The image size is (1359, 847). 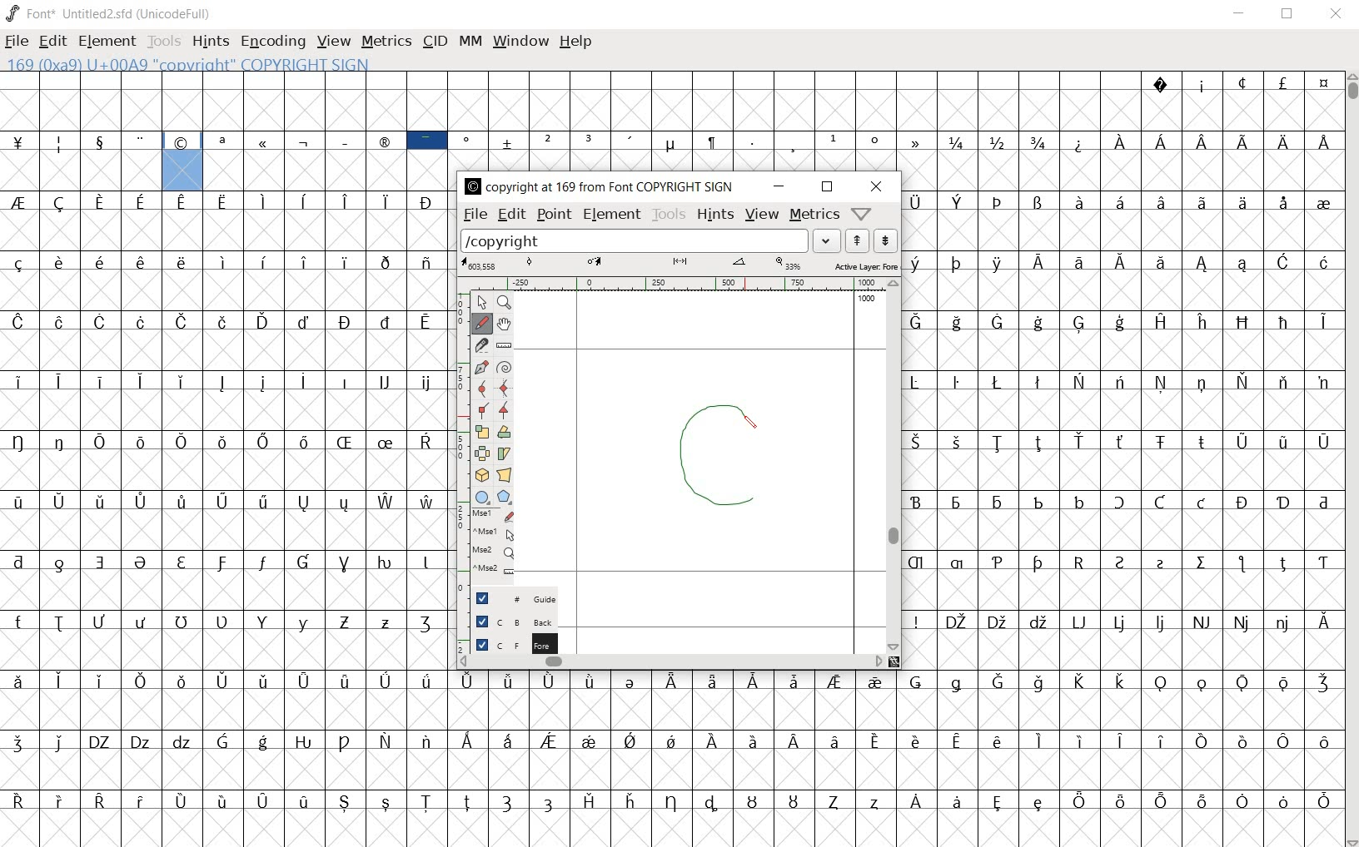 I want to click on window, so click(x=519, y=41).